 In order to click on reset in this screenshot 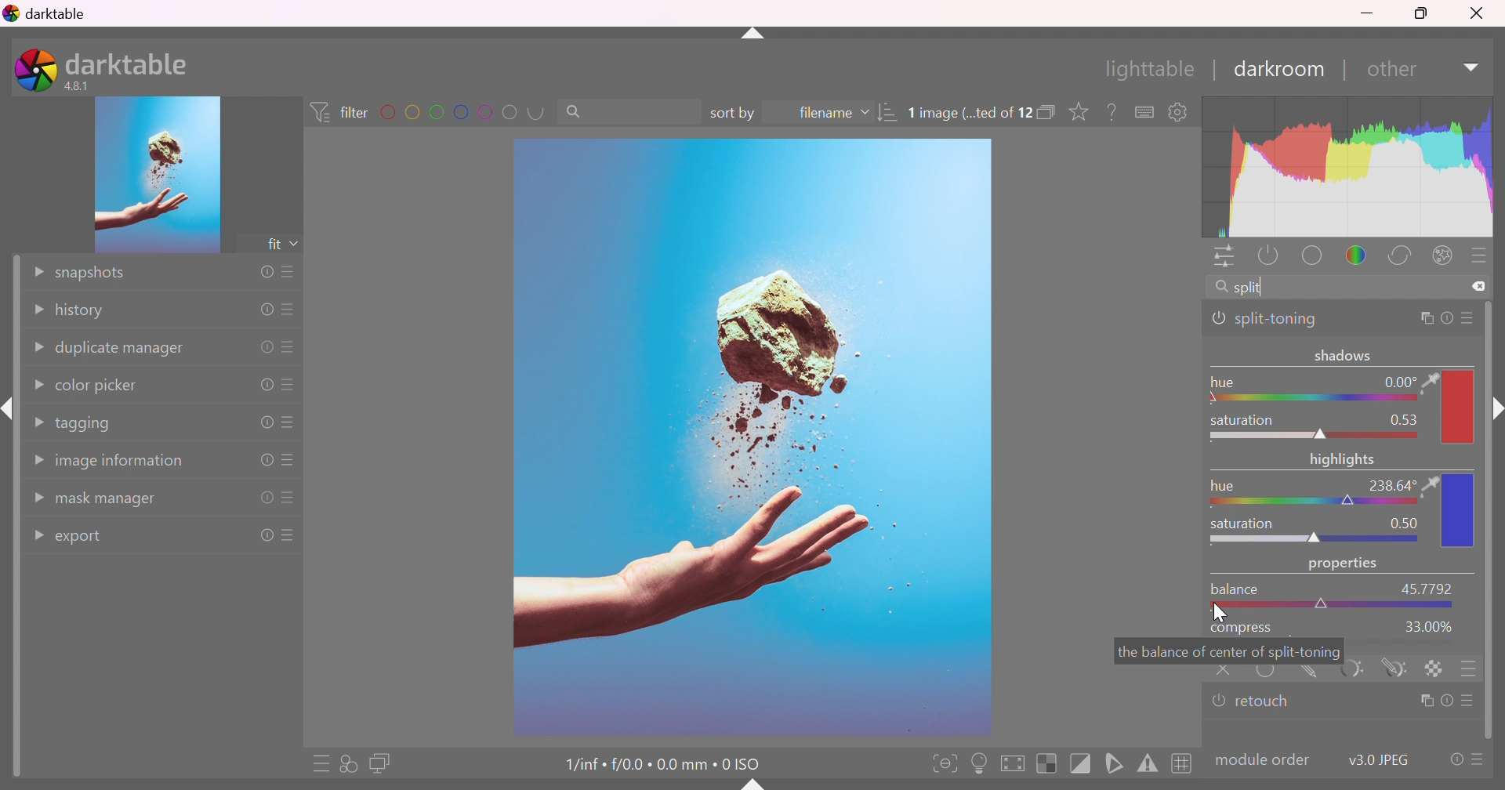, I will do `click(263, 422)`.